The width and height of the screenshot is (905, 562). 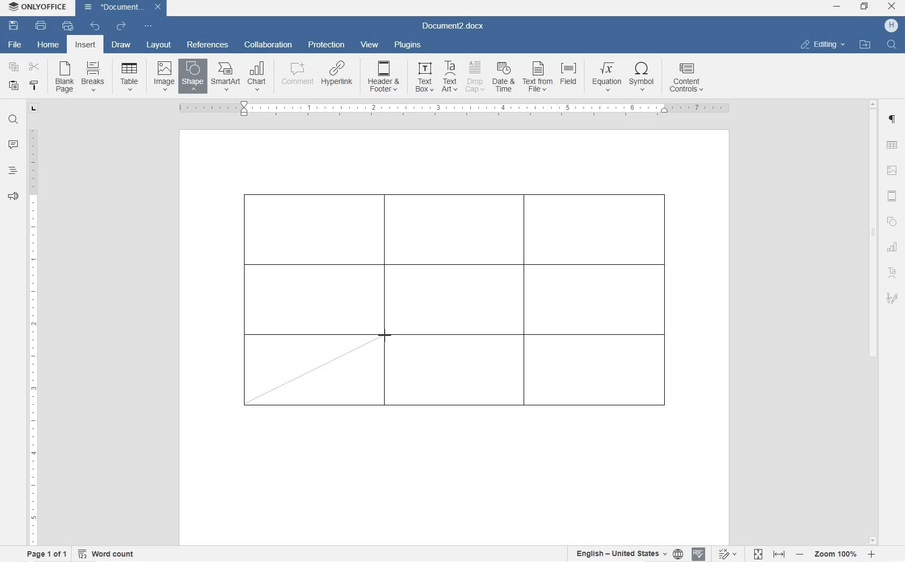 I want to click on Document3.docx, so click(x=122, y=8).